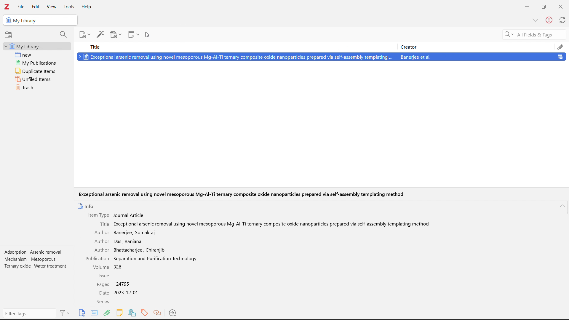  What do you see at coordinates (103, 293) in the screenshot?
I see `Date` at bounding box center [103, 293].